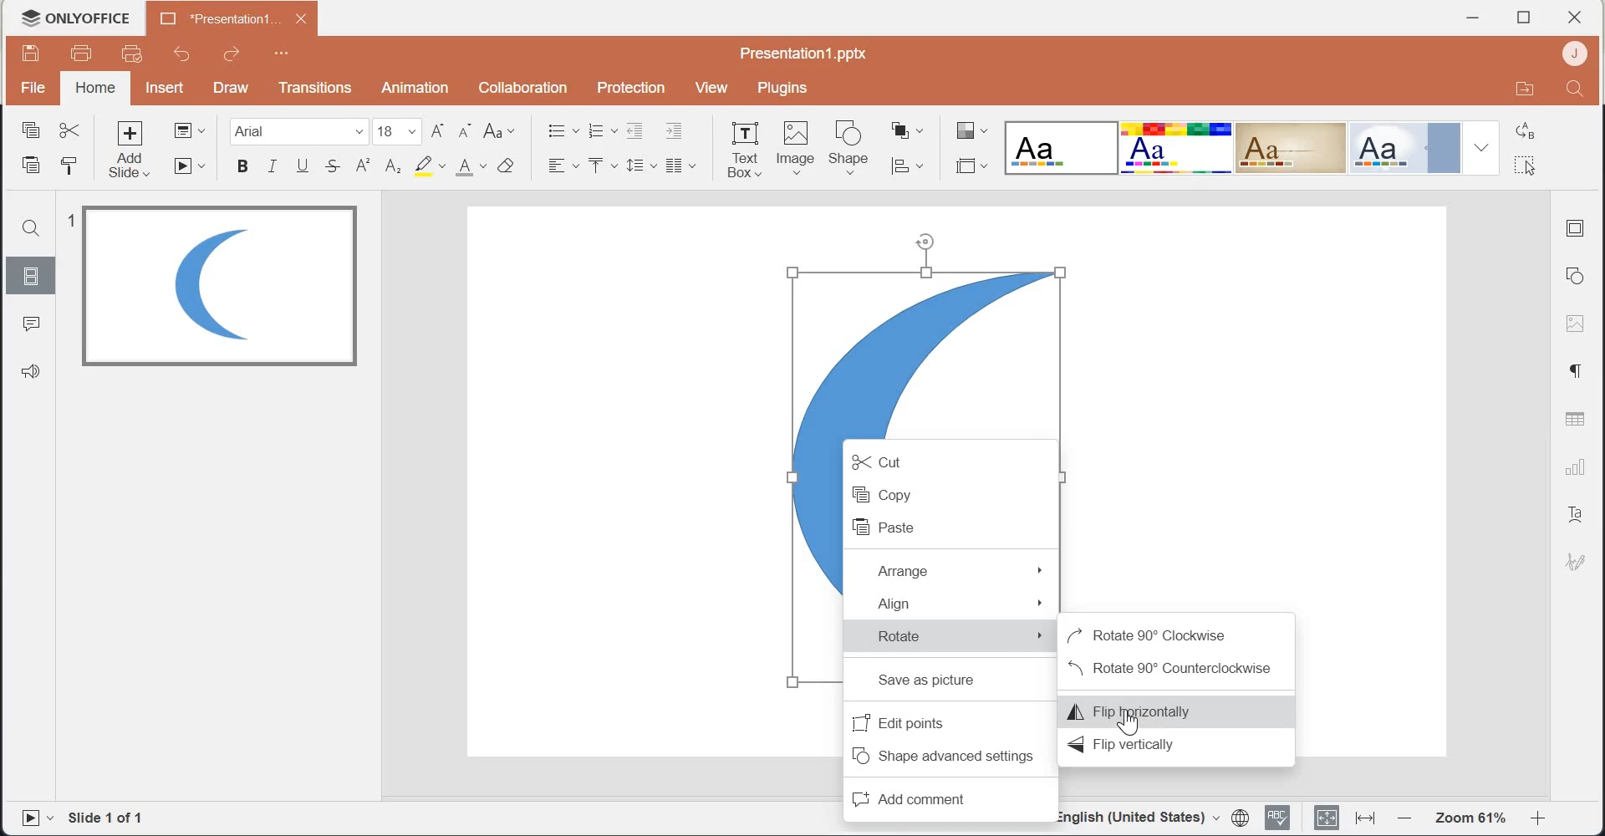  Describe the element at coordinates (30, 371) in the screenshot. I see `Feedback & Support` at that location.